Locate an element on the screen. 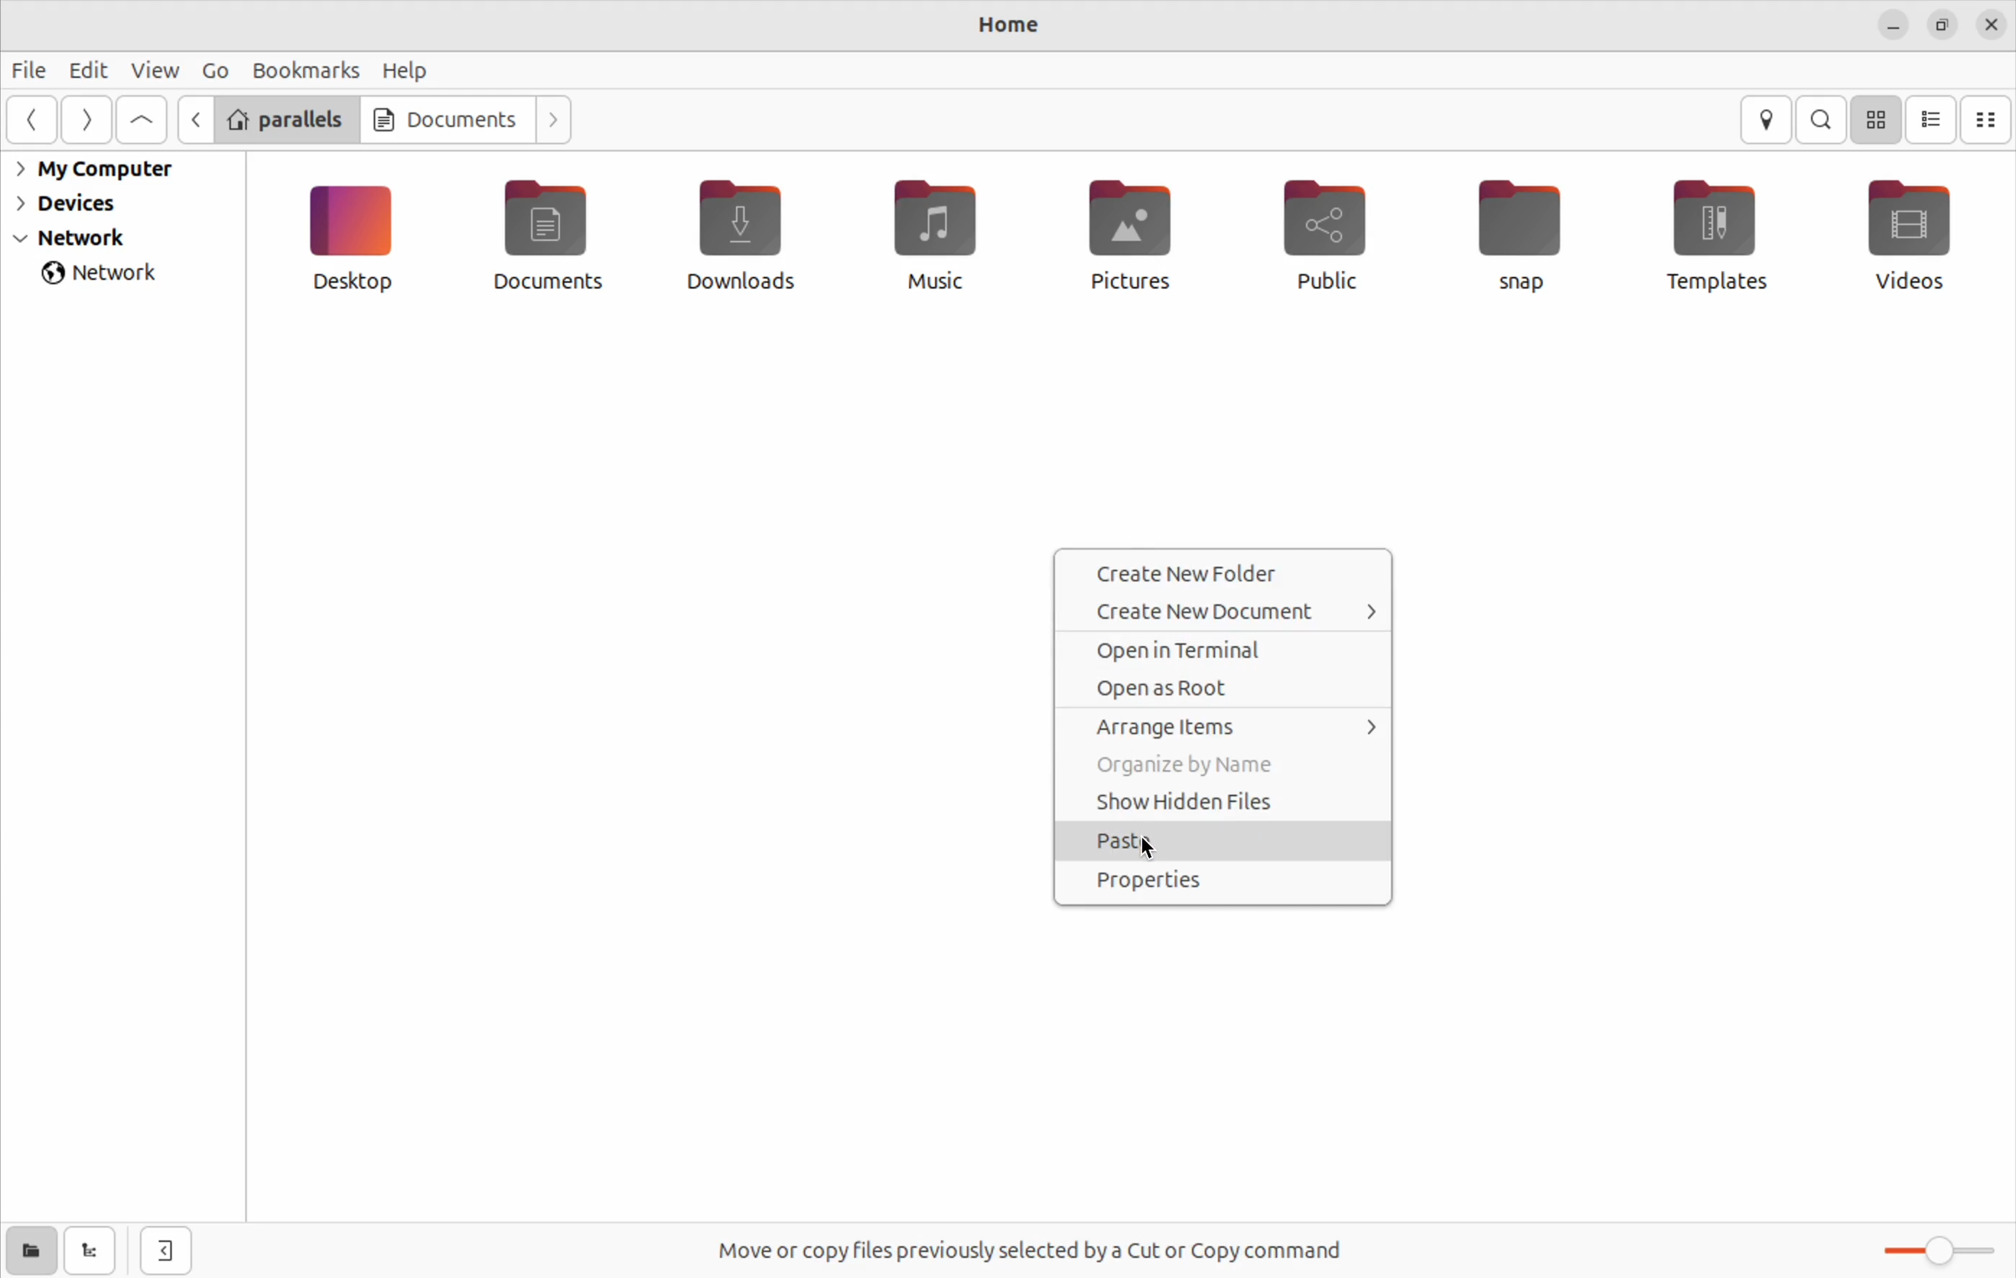 This screenshot has height=1278, width=2016. public is located at coordinates (1331, 242).